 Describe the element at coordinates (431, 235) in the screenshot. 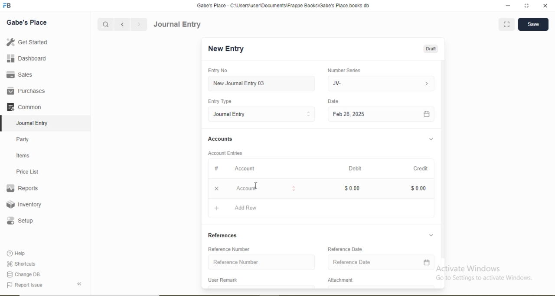

I see `Dropdown` at that location.